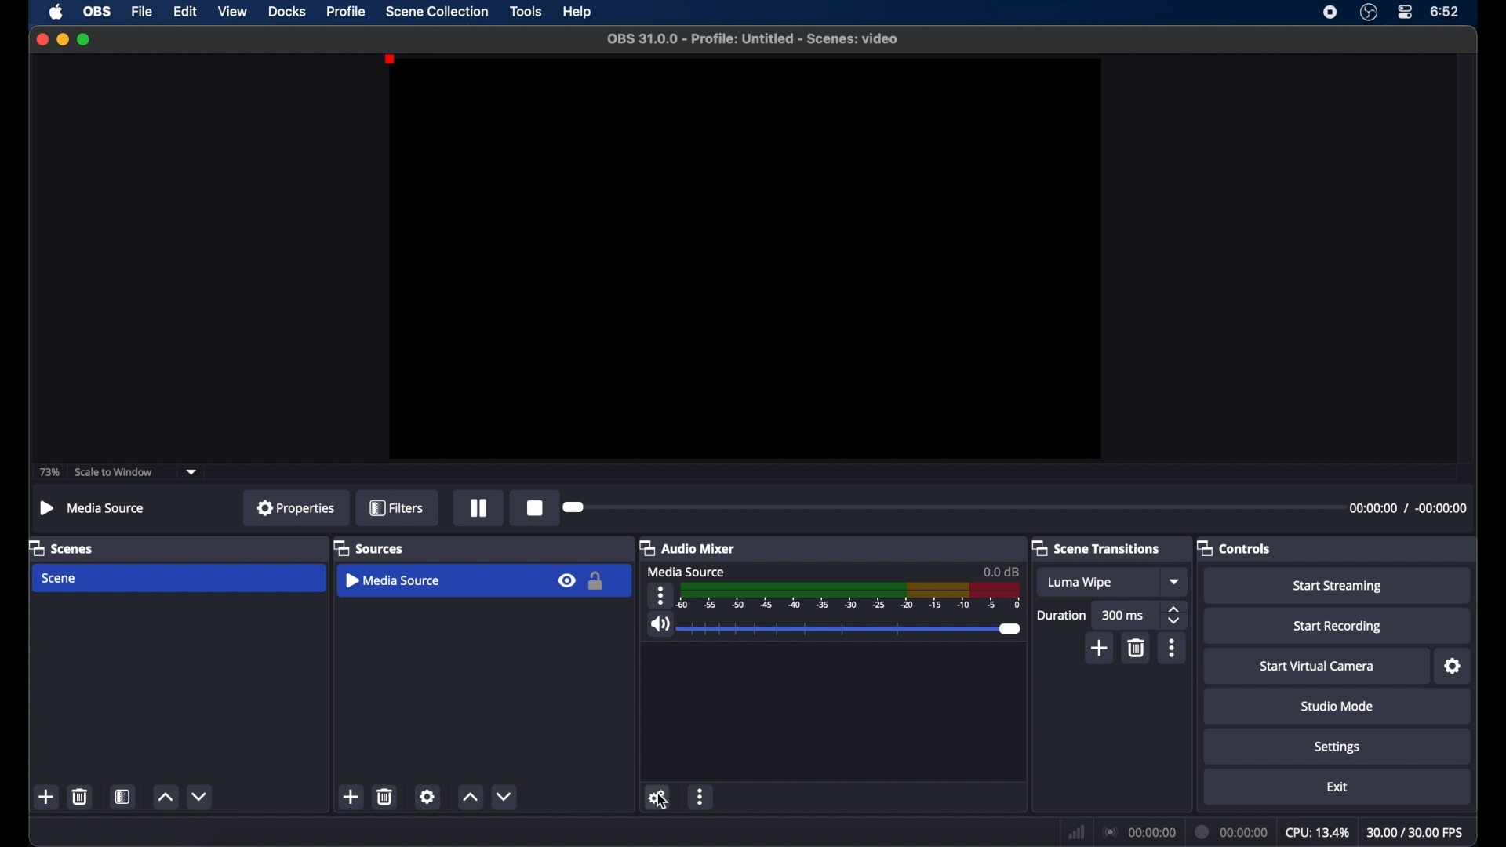 This screenshot has width=1506, height=847. Describe the element at coordinates (42, 38) in the screenshot. I see `close` at that location.